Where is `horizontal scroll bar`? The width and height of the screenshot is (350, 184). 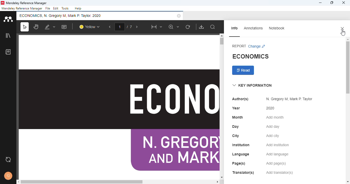
horizontal scroll bar is located at coordinates (82, 182).